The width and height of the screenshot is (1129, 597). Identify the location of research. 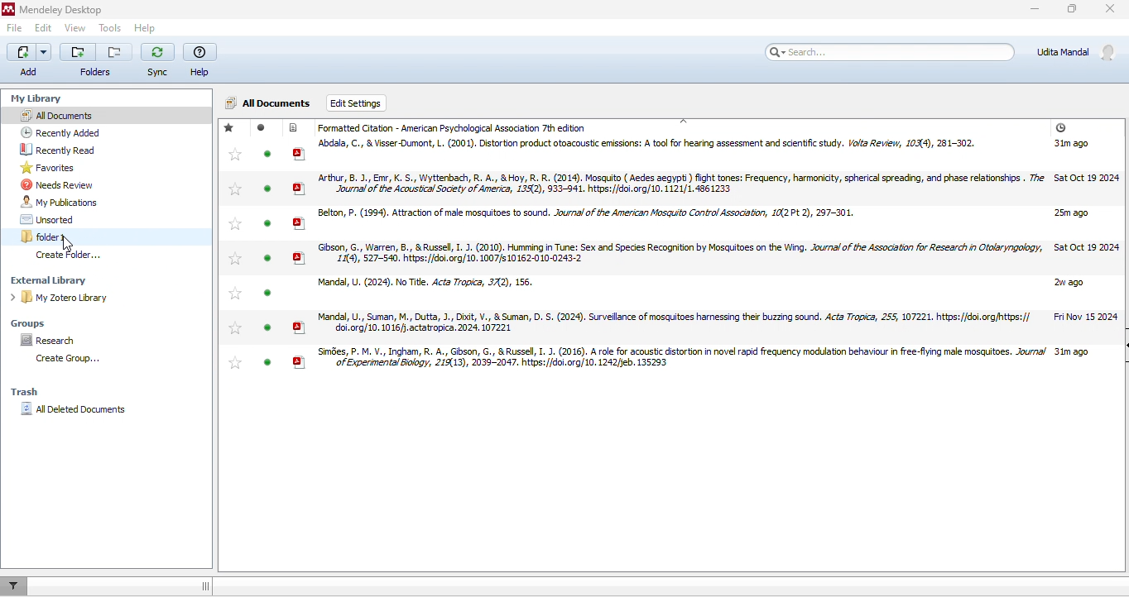
(69, 342).